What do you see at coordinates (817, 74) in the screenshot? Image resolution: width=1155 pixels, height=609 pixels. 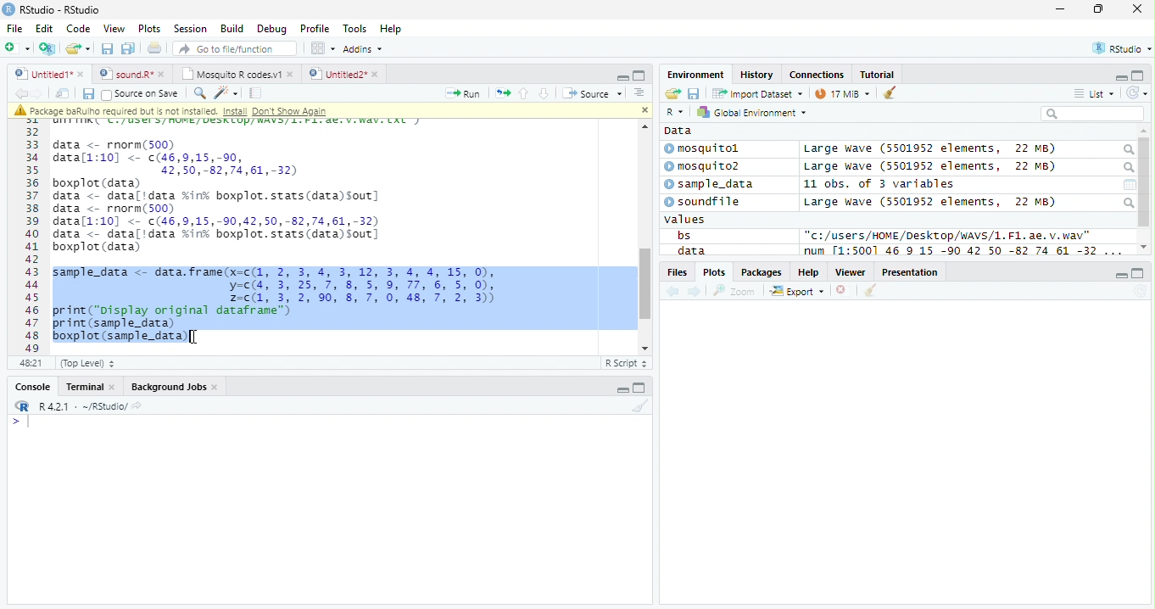 I see `Connections` at bounding box center [817, 74].